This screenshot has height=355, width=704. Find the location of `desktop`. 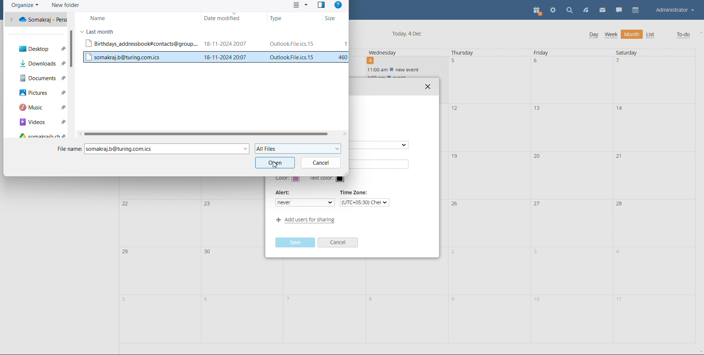

desktop is located at coordinates (38, 48).